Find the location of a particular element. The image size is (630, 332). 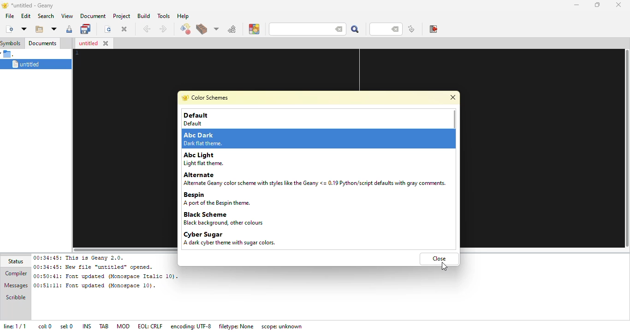

back space is located at coordinates (396, 30).